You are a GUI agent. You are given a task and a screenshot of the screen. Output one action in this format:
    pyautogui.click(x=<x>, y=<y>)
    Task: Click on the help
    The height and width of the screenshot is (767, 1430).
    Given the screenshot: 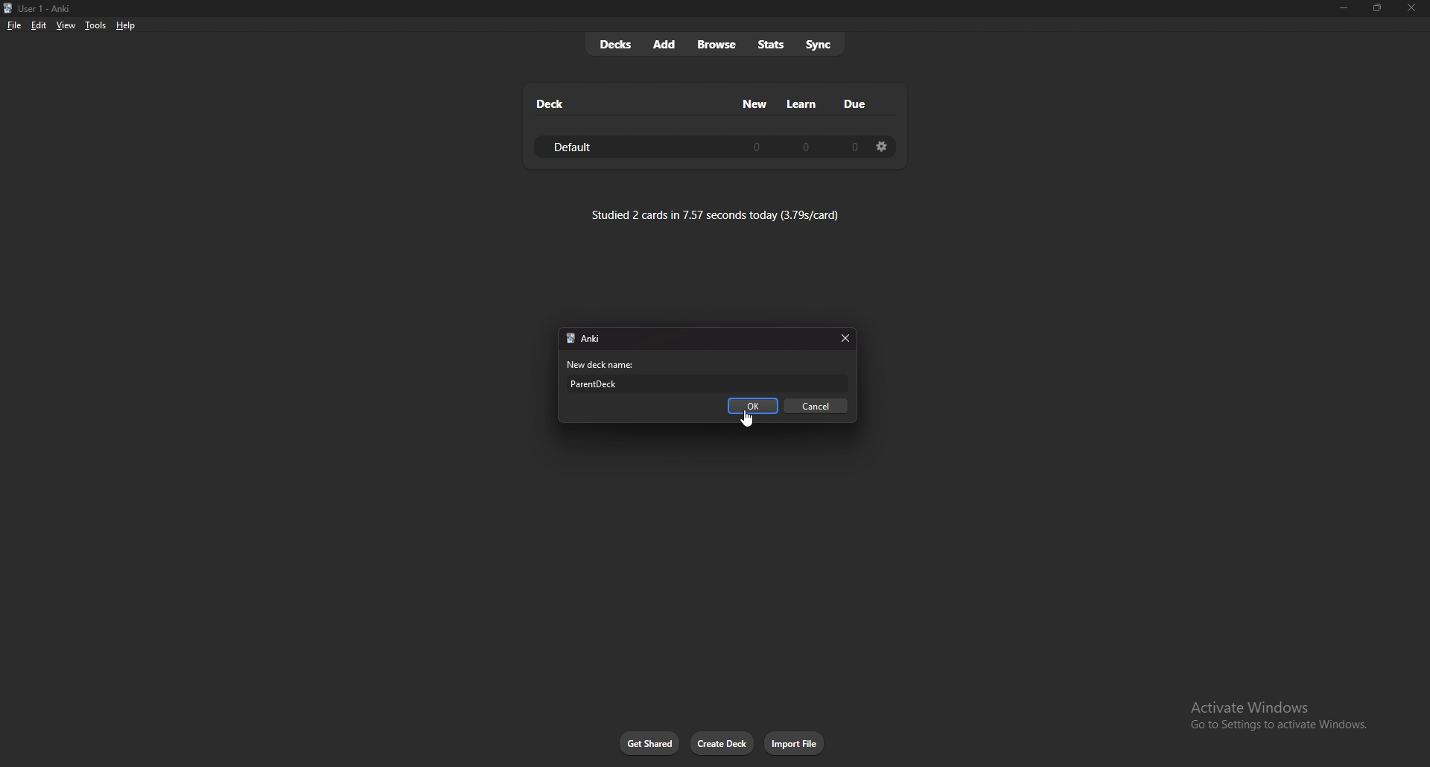 What is the action you would take?
    pyautogui.click(x=125, y=26)
    